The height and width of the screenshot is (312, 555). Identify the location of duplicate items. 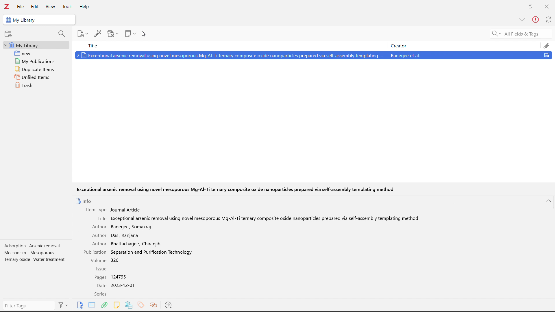
(36, 69).